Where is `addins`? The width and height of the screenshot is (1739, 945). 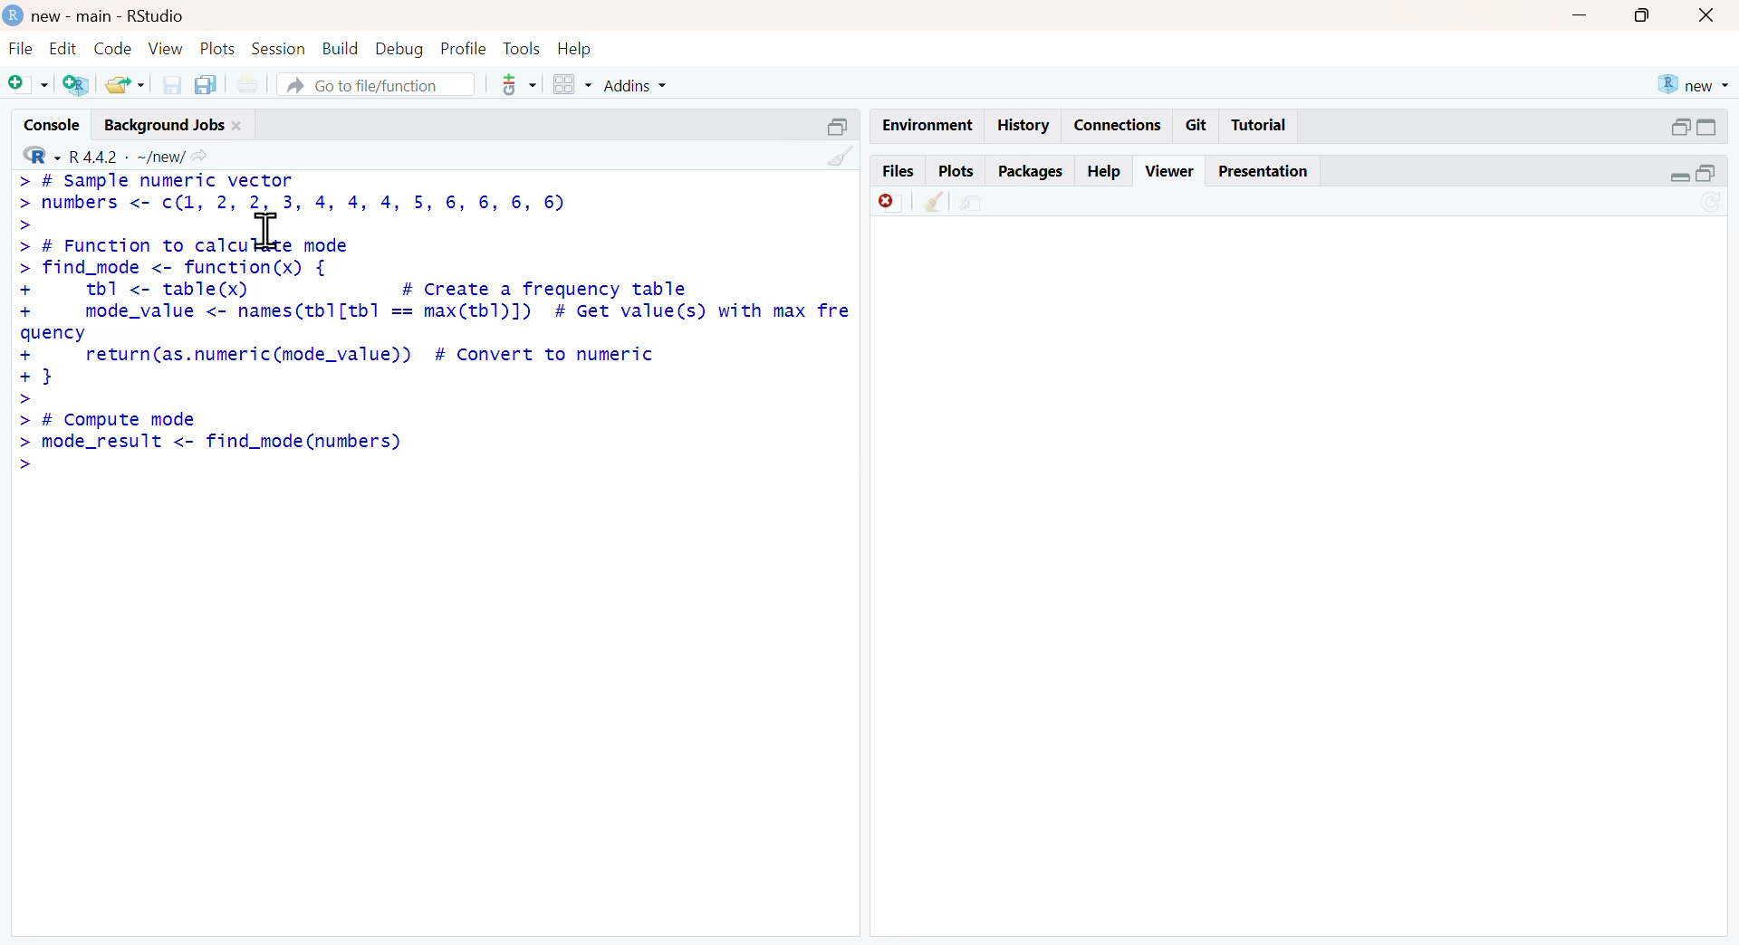
addins is located at coordinates (638, 87).